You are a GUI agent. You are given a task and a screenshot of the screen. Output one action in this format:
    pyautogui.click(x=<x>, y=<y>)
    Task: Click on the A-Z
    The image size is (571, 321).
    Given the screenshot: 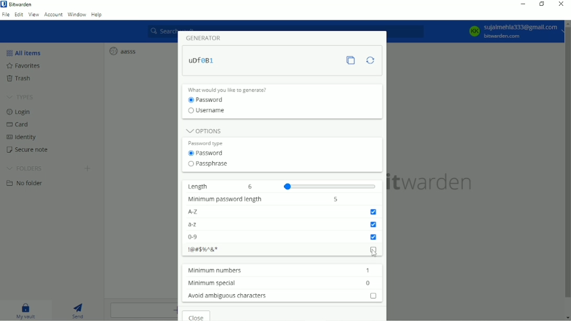 What is the action you would take?
    pyautogui.click(x=202, y=212)
    